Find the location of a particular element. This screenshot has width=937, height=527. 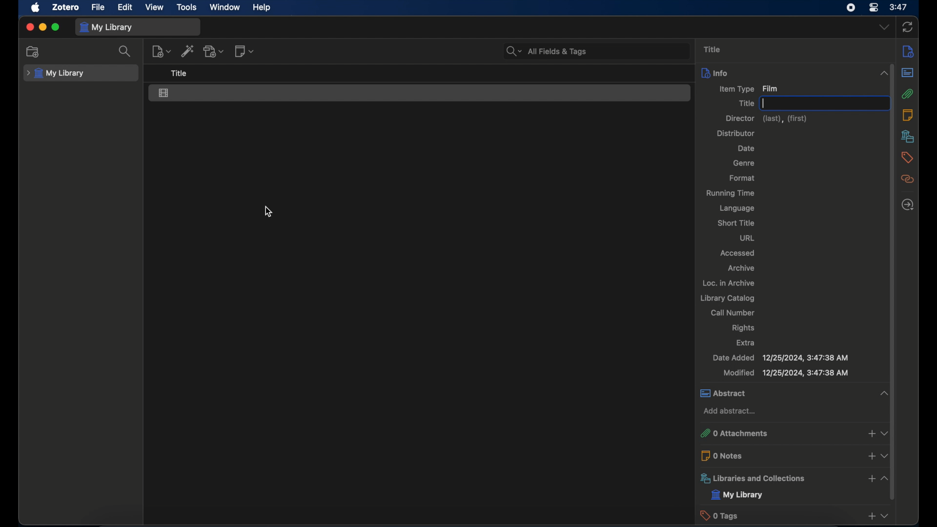

add notes is located at coordinates (871, 454).